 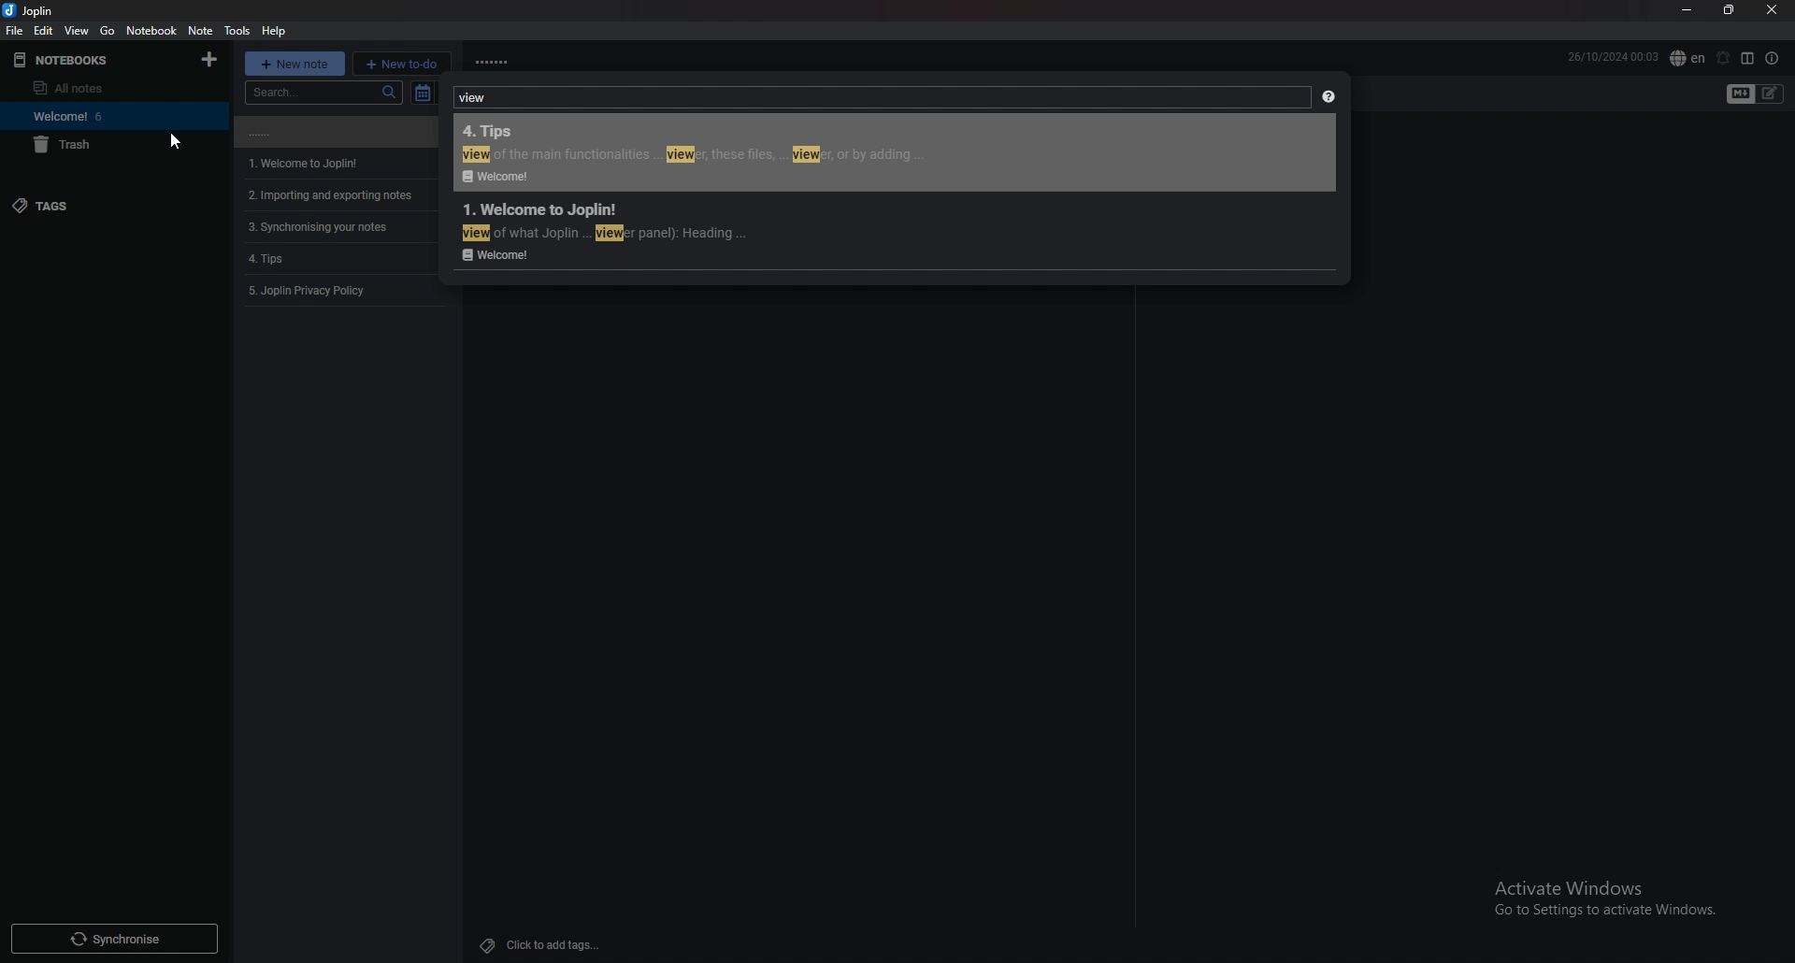 I want to click on note 3, so click(x=342, y=195).